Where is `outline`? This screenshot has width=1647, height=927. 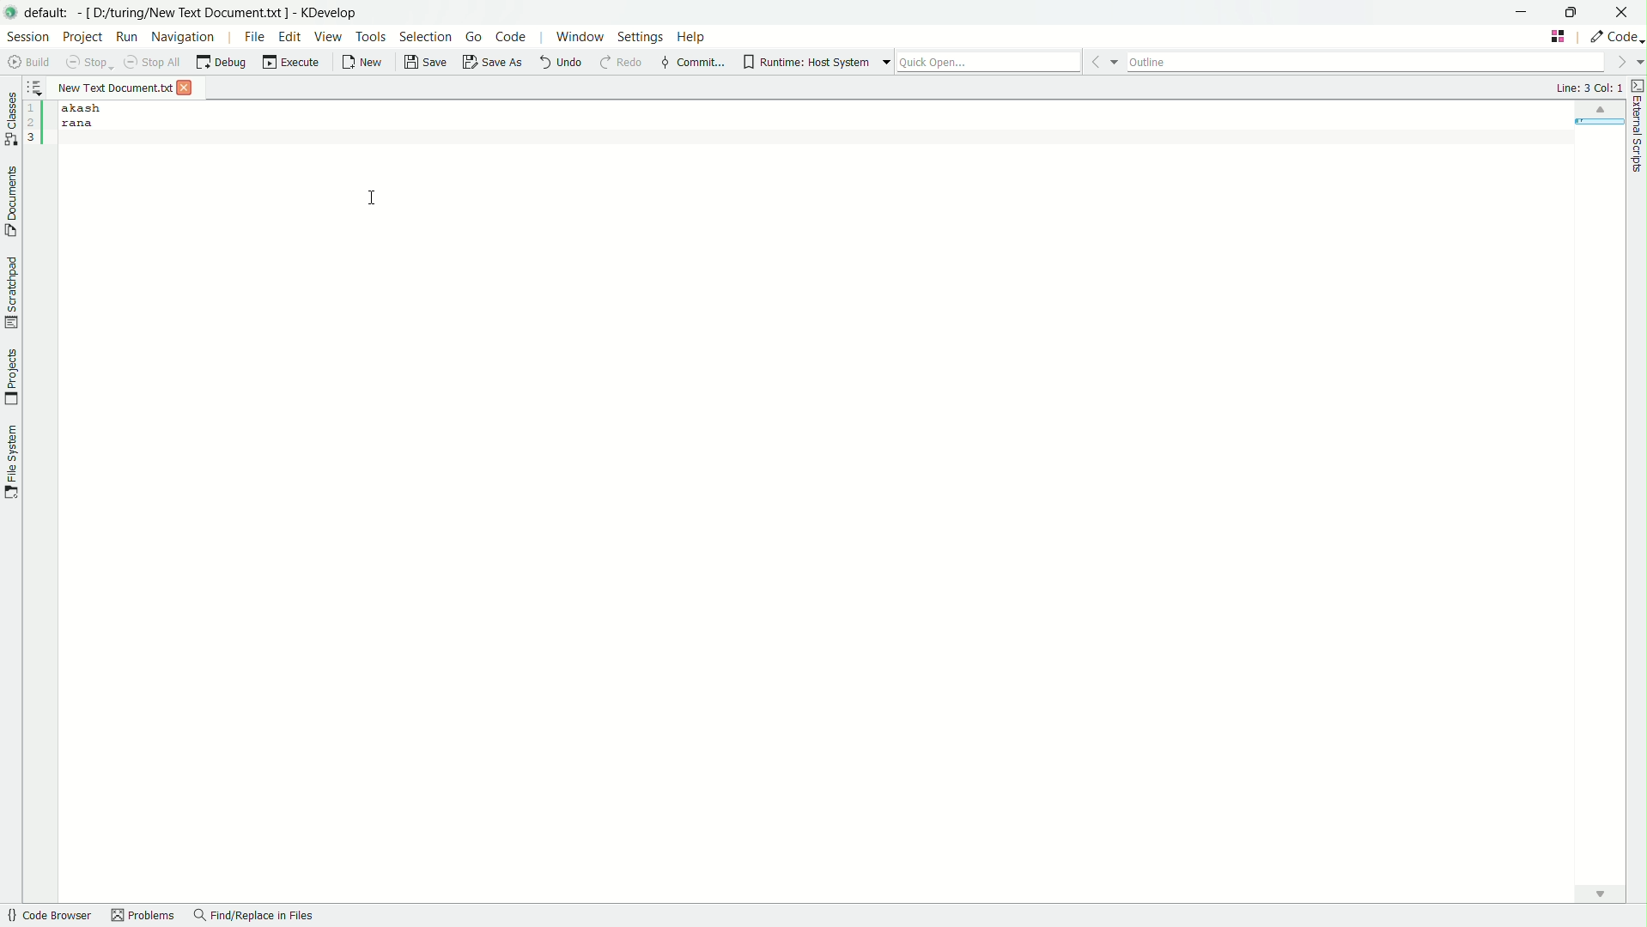 outline is located at coordinates (1366, 61).